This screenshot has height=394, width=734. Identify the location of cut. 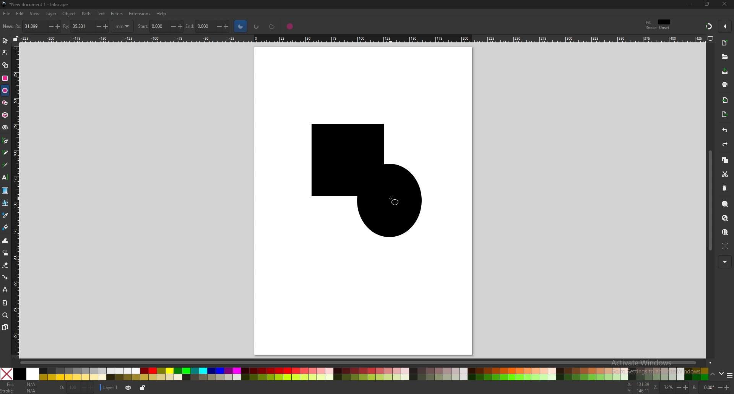
(724, 173).